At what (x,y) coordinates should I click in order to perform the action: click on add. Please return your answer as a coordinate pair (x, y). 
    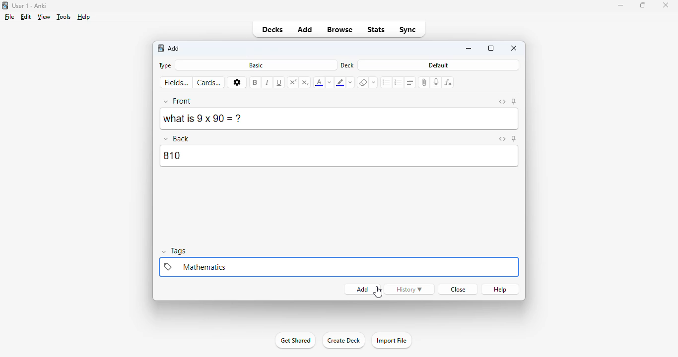
    Looking at the image, I should click on (359, 289).